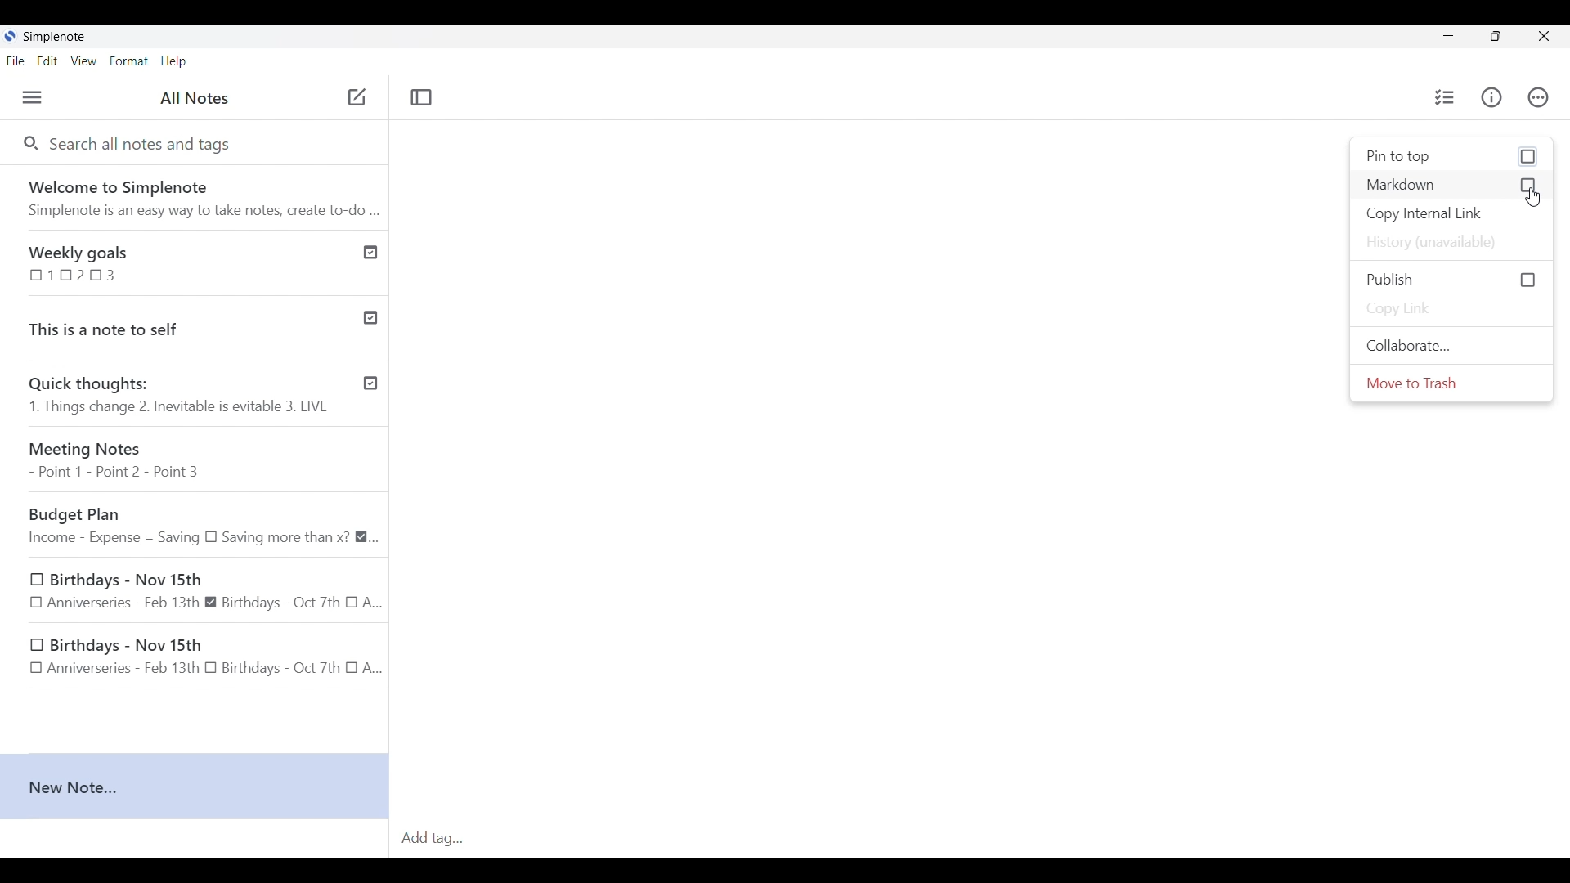 Image resolution: width=1570 pixels, height=883 pixels. What do you see at coordinates (1543, 36) in the screenshot?
I see `Close interface` at bounding box center [1543, 36].